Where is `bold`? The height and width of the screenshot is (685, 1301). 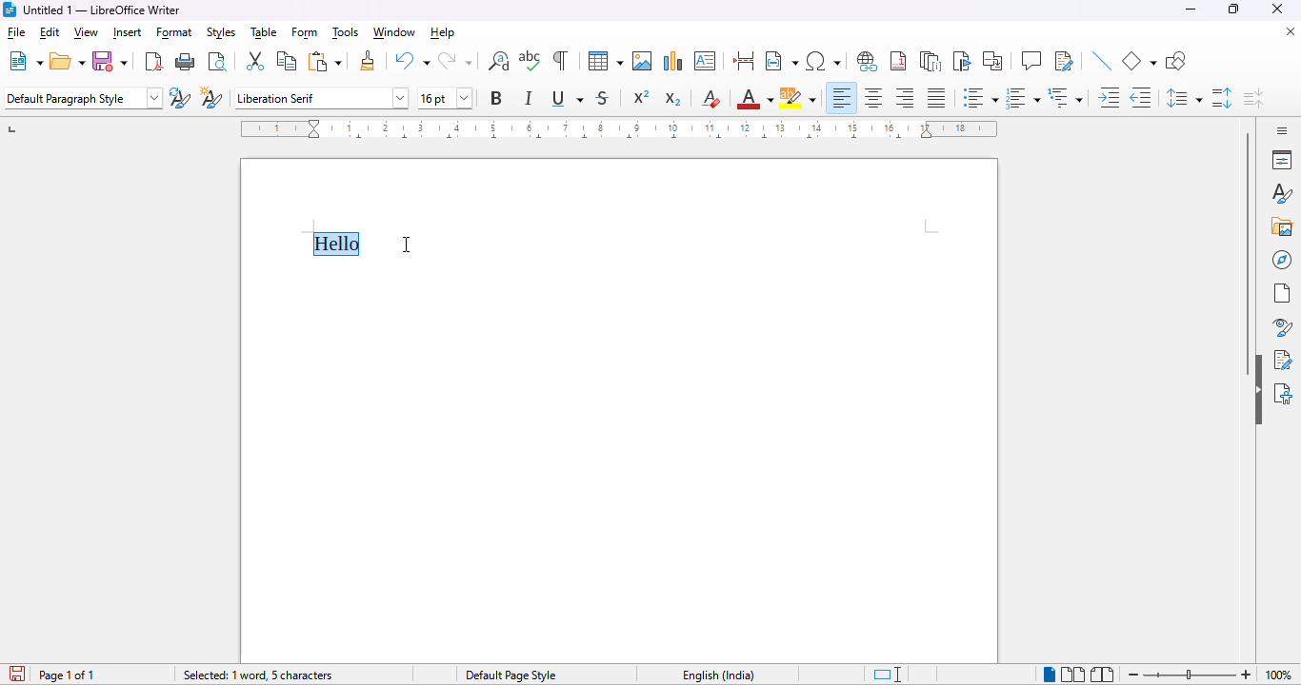
bold is located at coordinates (497, 98).